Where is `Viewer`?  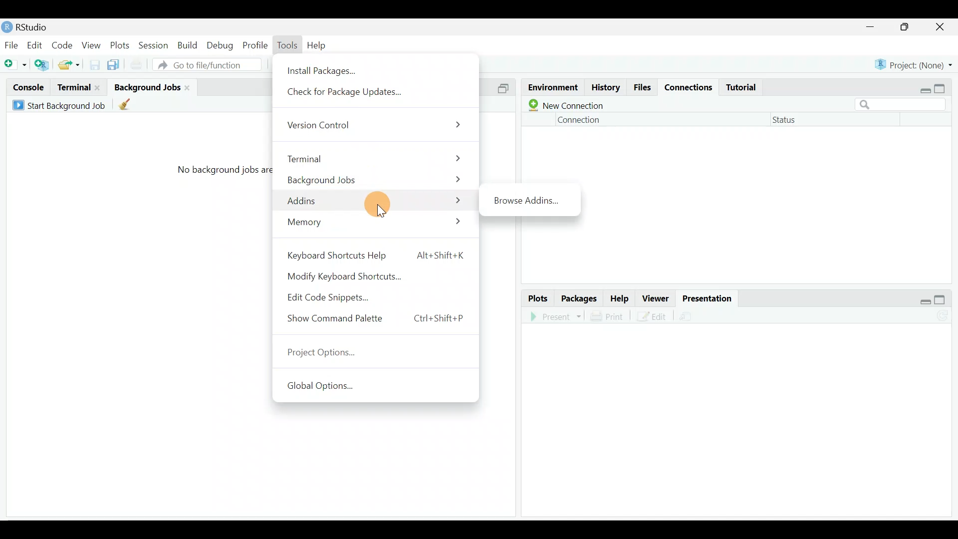
Viewer is located at coordinates (653, 295).